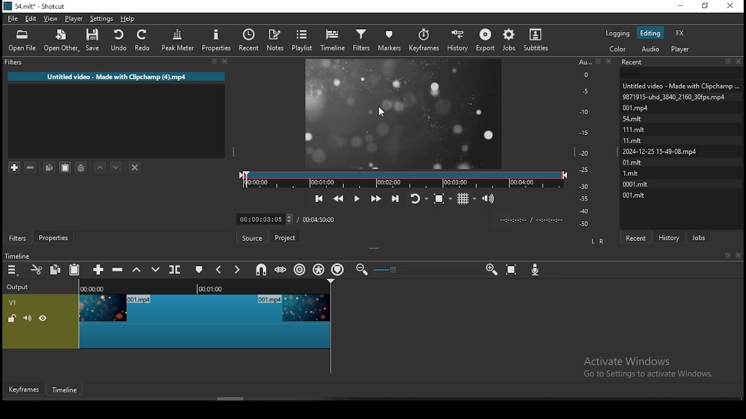 The width and height of the screenshot is (746, 419). I want to click on Untitled video - Made with Clipchamp (4).mp4, so click(118, 75).